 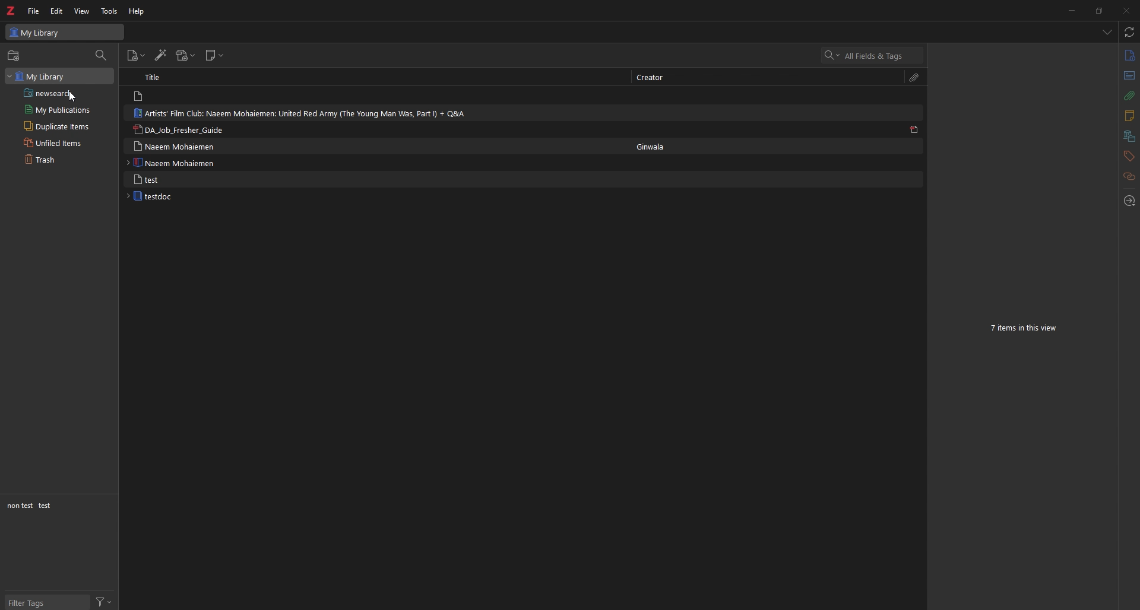 I want to click on filter collection, so click(x=101, y=55).